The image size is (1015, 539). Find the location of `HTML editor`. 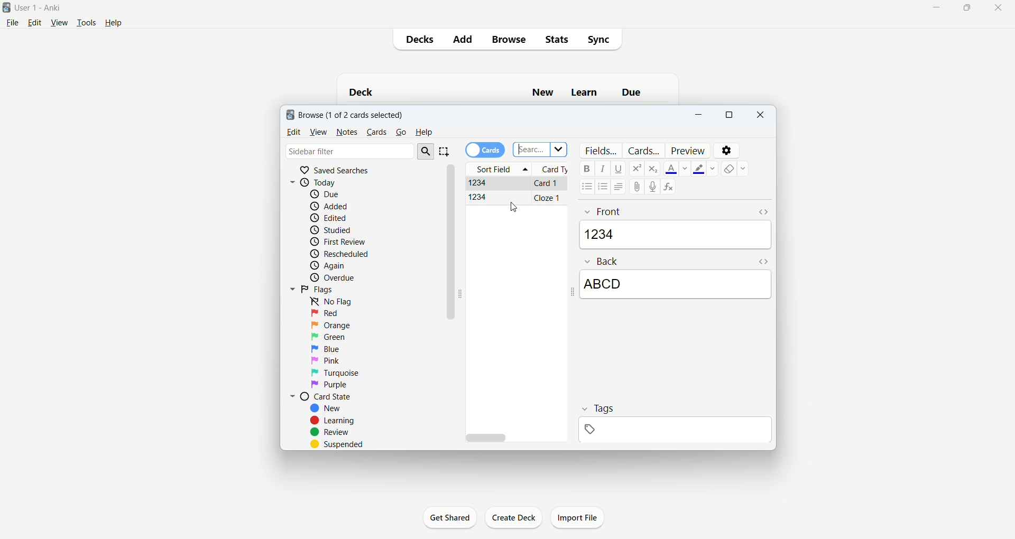

HTML editor is located at coordinates (764, 211).